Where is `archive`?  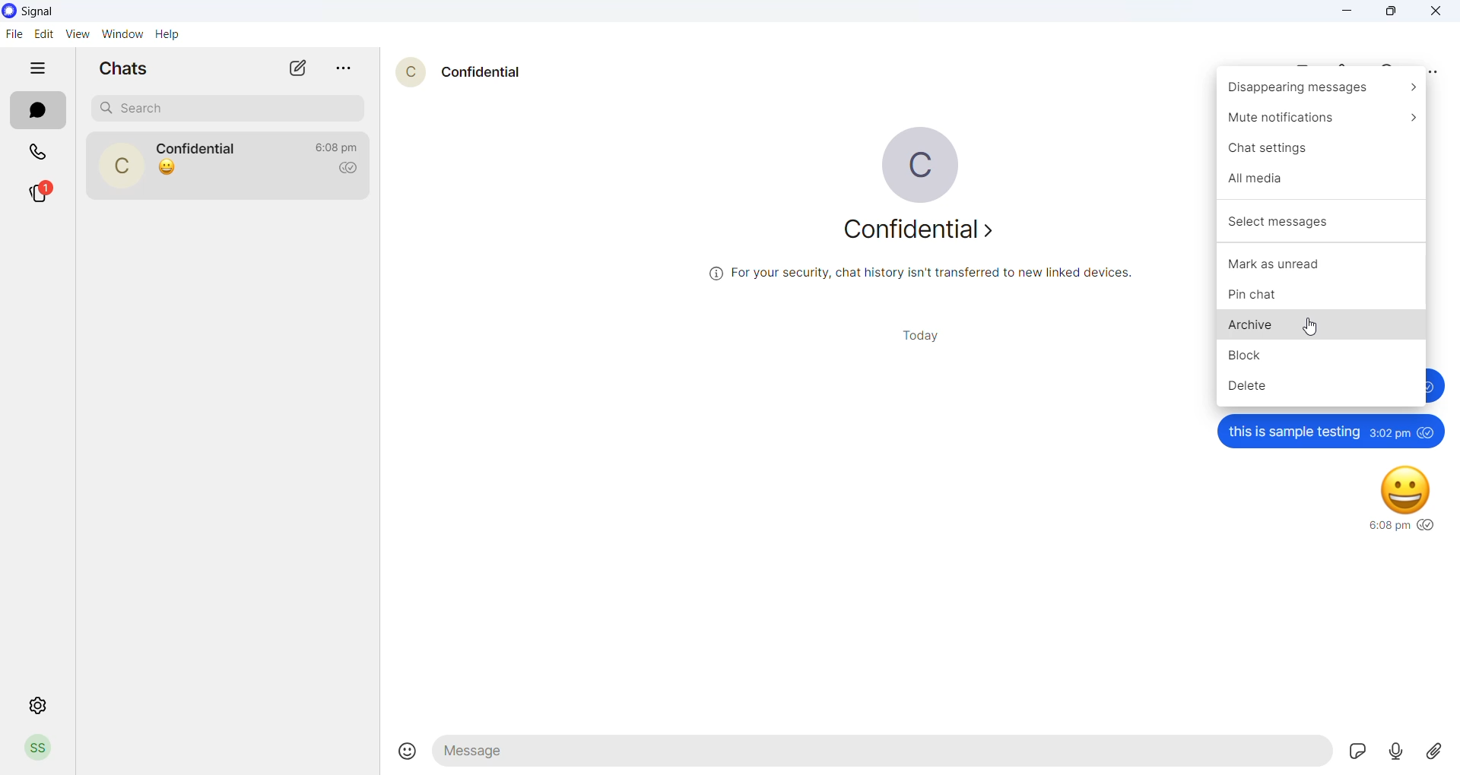
archive is located at coordinates (1320, 324).